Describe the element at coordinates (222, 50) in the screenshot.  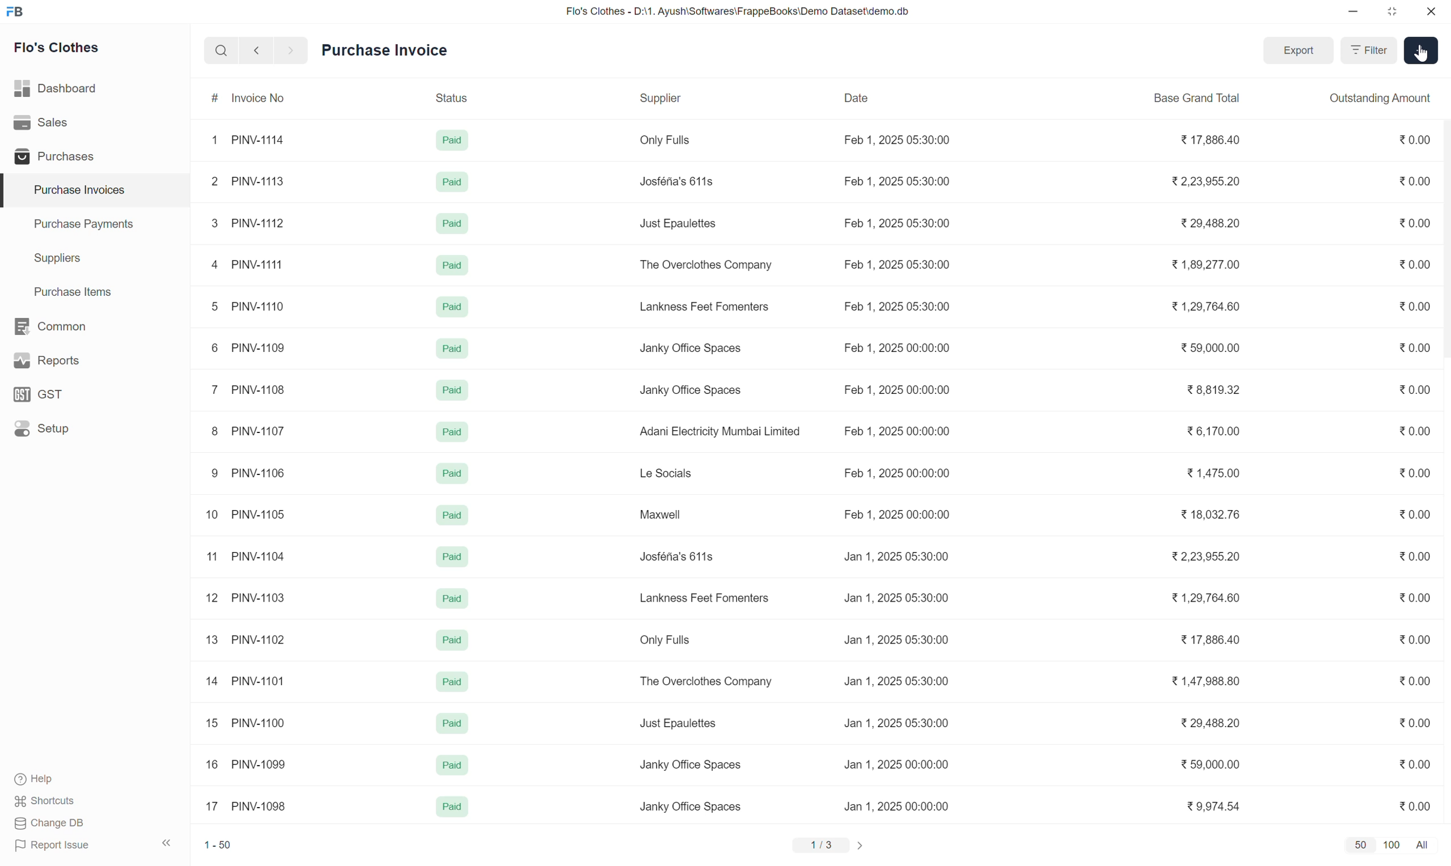
I see `Search` at that location.